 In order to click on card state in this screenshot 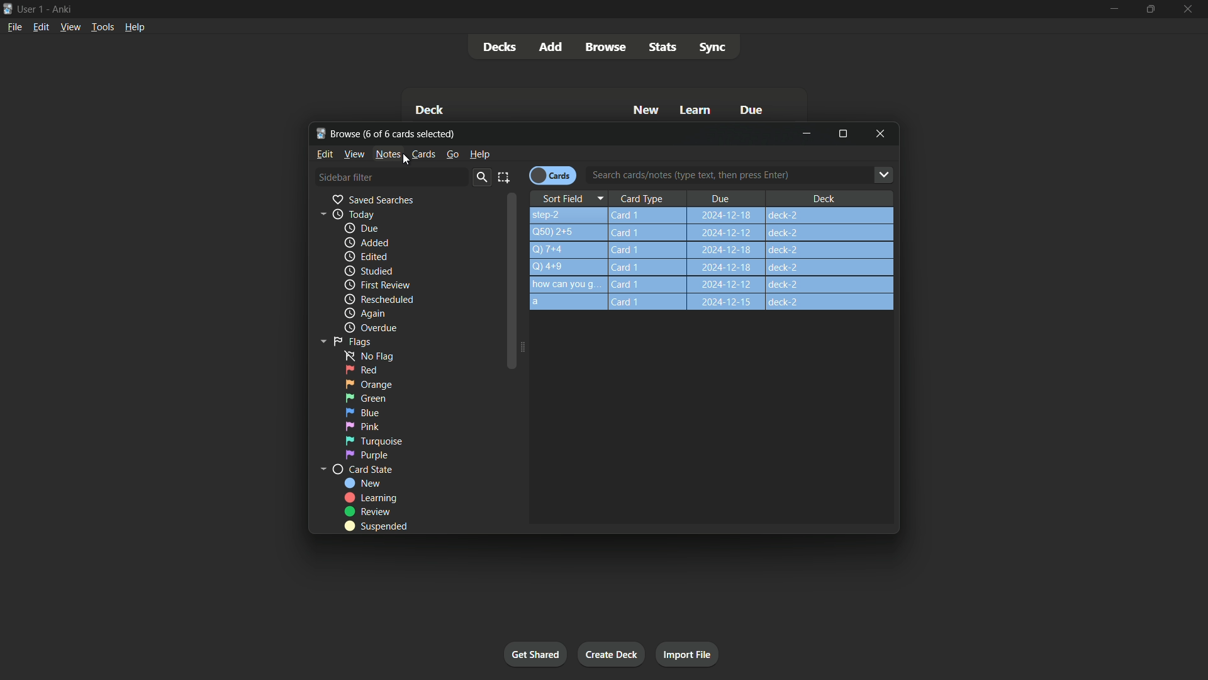, I will do `click(356, 470)`.